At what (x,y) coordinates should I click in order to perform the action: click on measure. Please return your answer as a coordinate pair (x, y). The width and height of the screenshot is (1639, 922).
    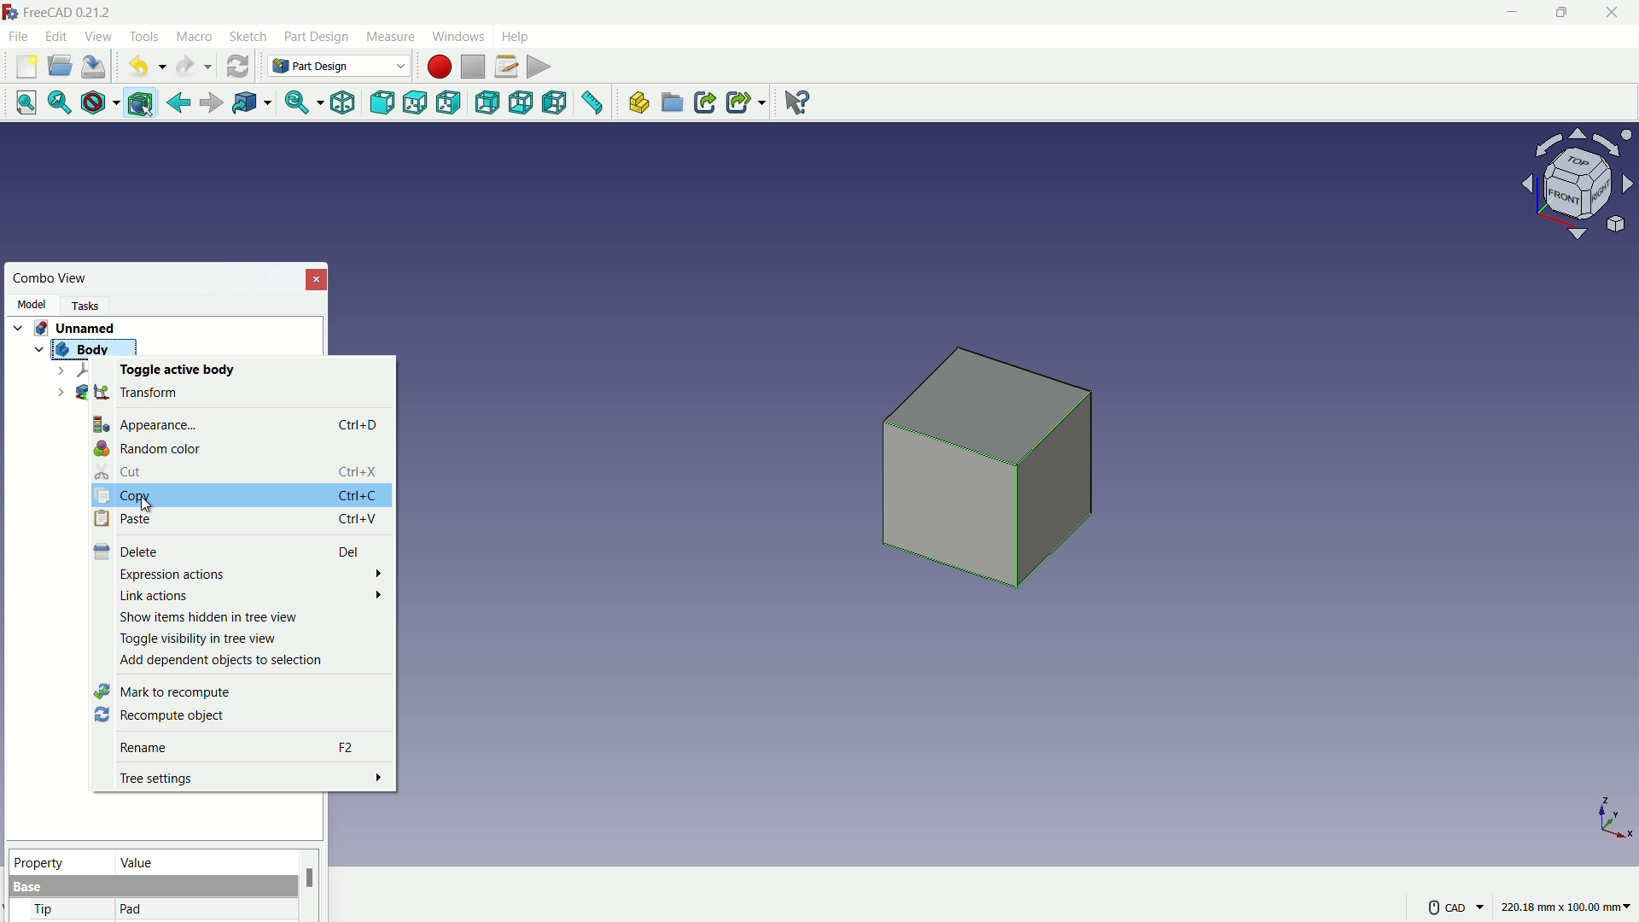
    Looking at the image, I should click on (389, 37).